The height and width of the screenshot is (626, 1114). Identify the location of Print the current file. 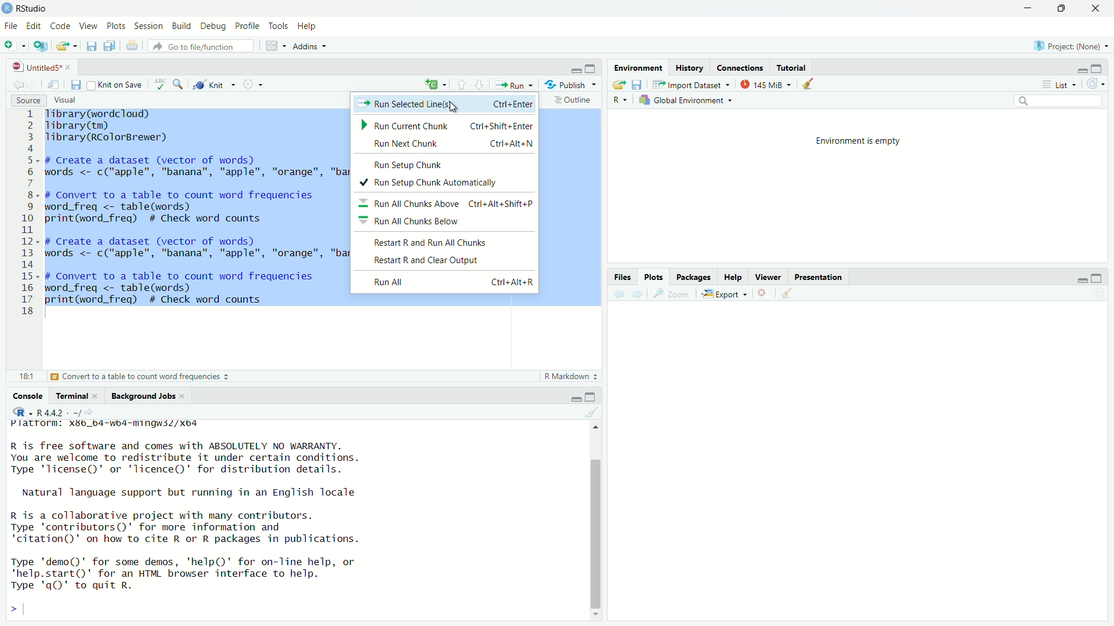
(131, 45).